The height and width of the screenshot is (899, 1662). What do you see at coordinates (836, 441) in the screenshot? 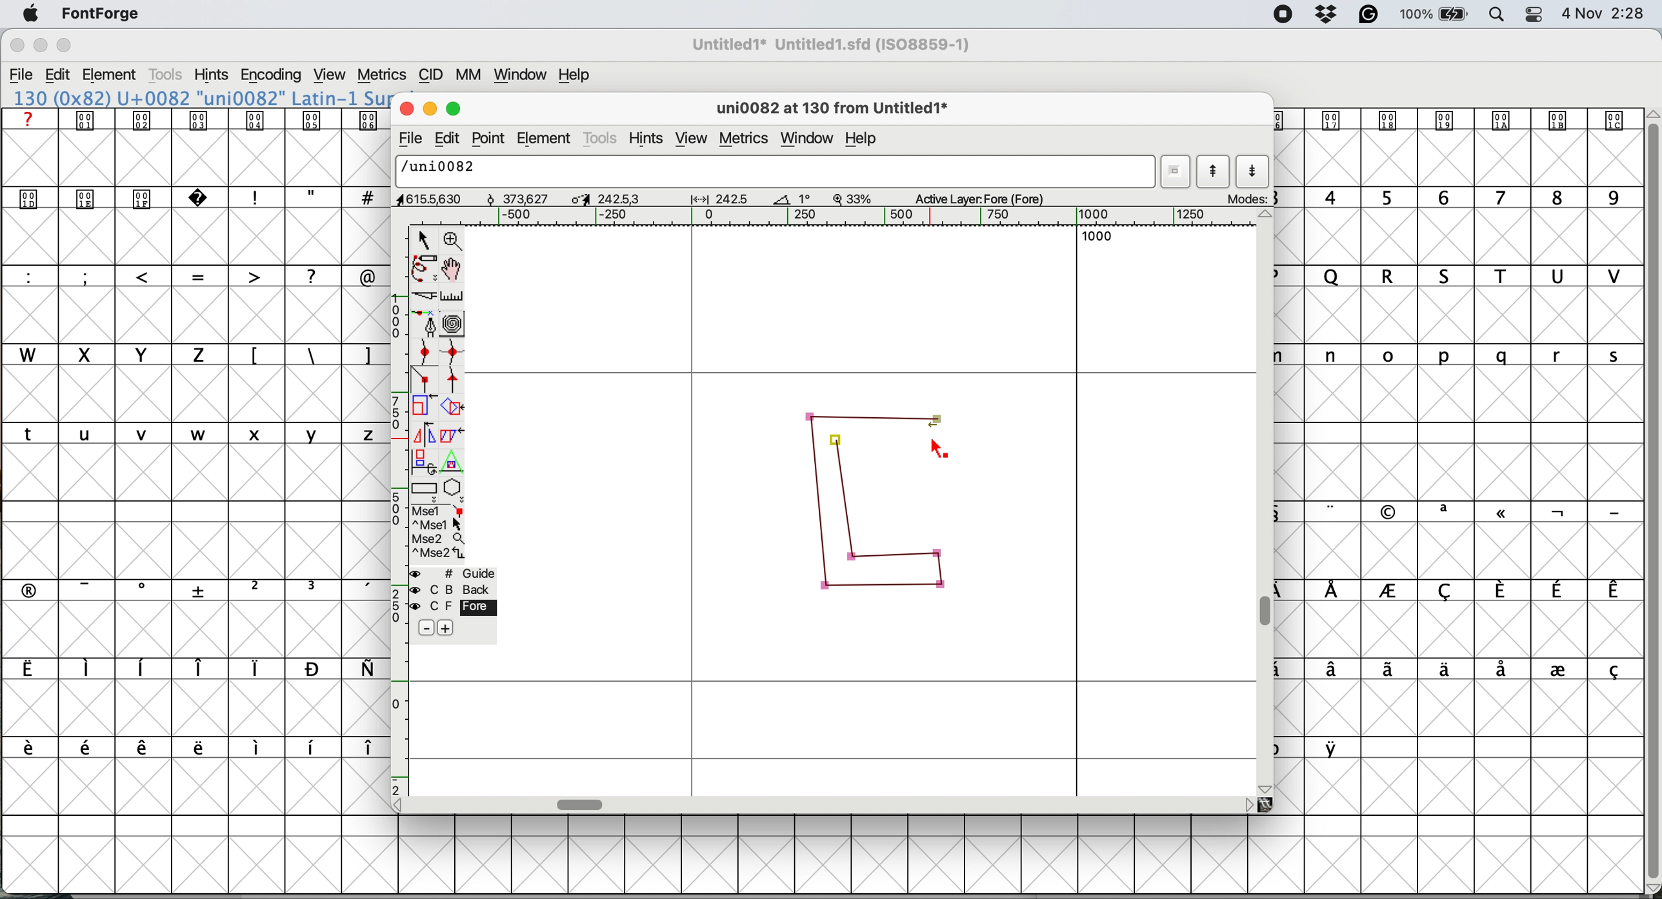
I see `corner point` at bounding box center [836, 441].